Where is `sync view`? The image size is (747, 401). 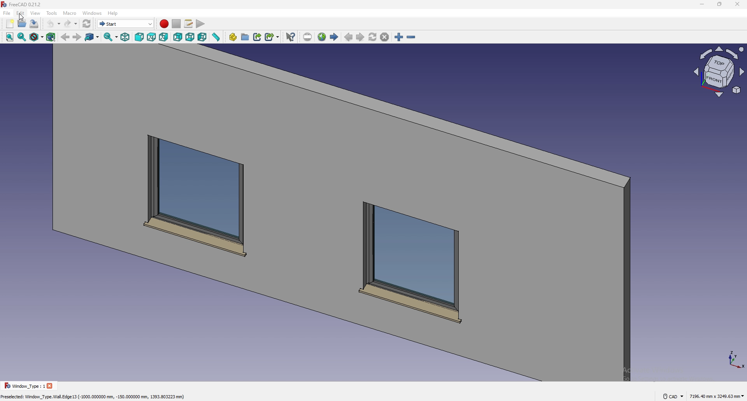
sync view is located at coordinates (111, 37).